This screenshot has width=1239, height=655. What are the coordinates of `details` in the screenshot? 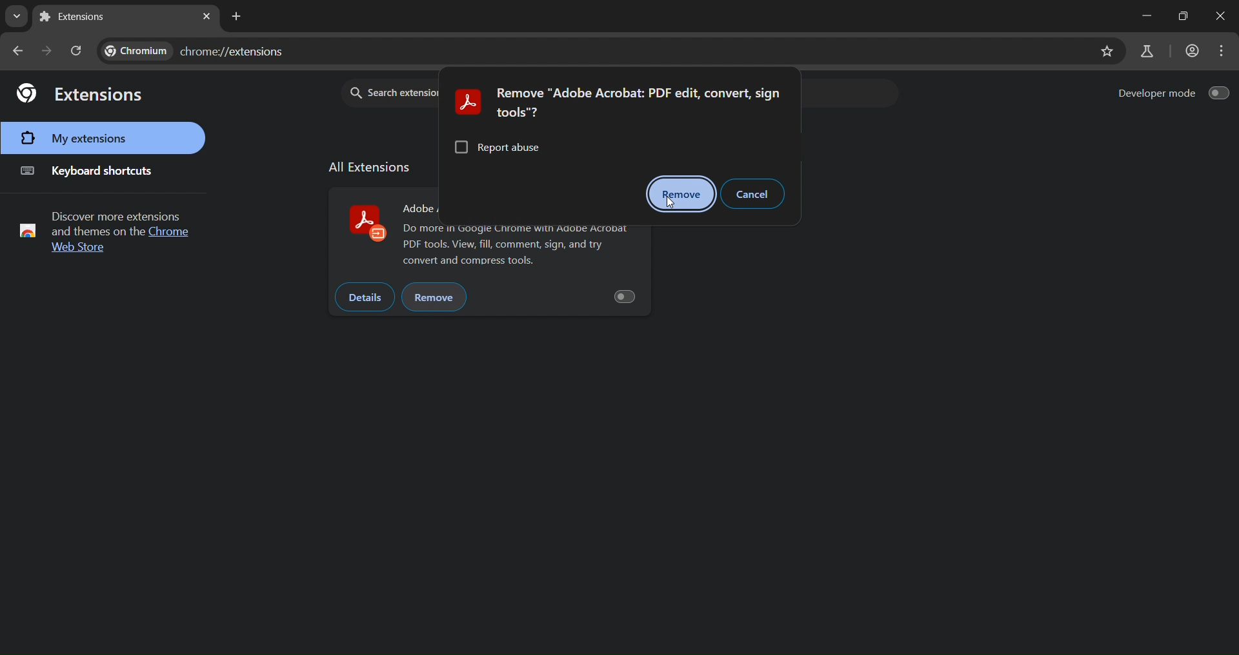 It's located at (363, 297).